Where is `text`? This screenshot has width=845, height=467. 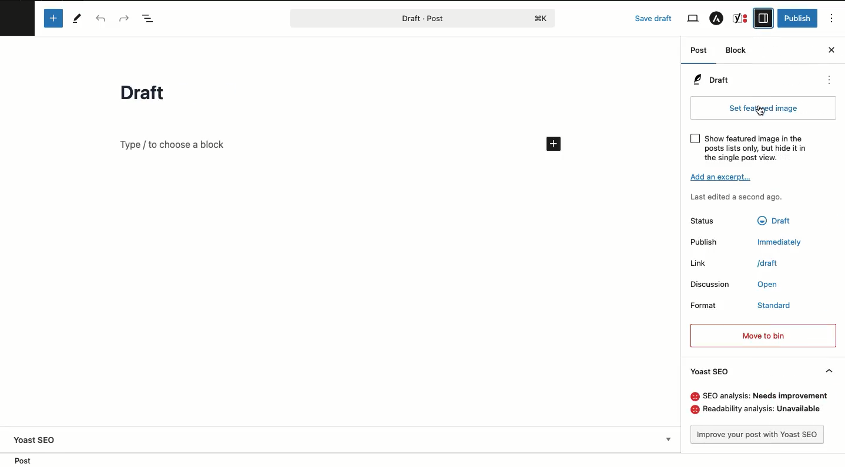
text is located at coordinates (776, 306).